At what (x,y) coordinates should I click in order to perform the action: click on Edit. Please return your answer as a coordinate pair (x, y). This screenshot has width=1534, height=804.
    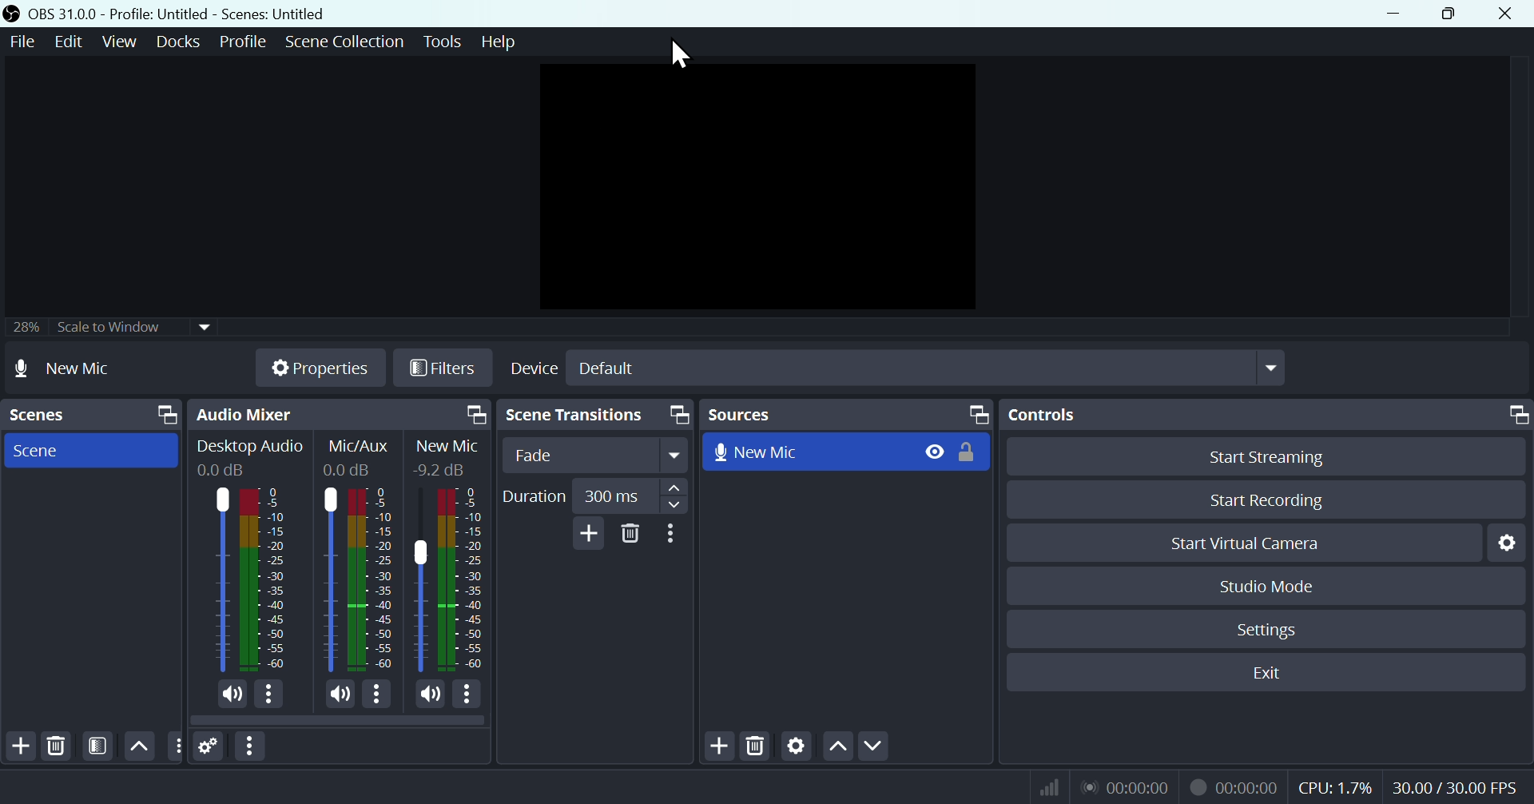
    Looking at the image, I should click on (66, 42).